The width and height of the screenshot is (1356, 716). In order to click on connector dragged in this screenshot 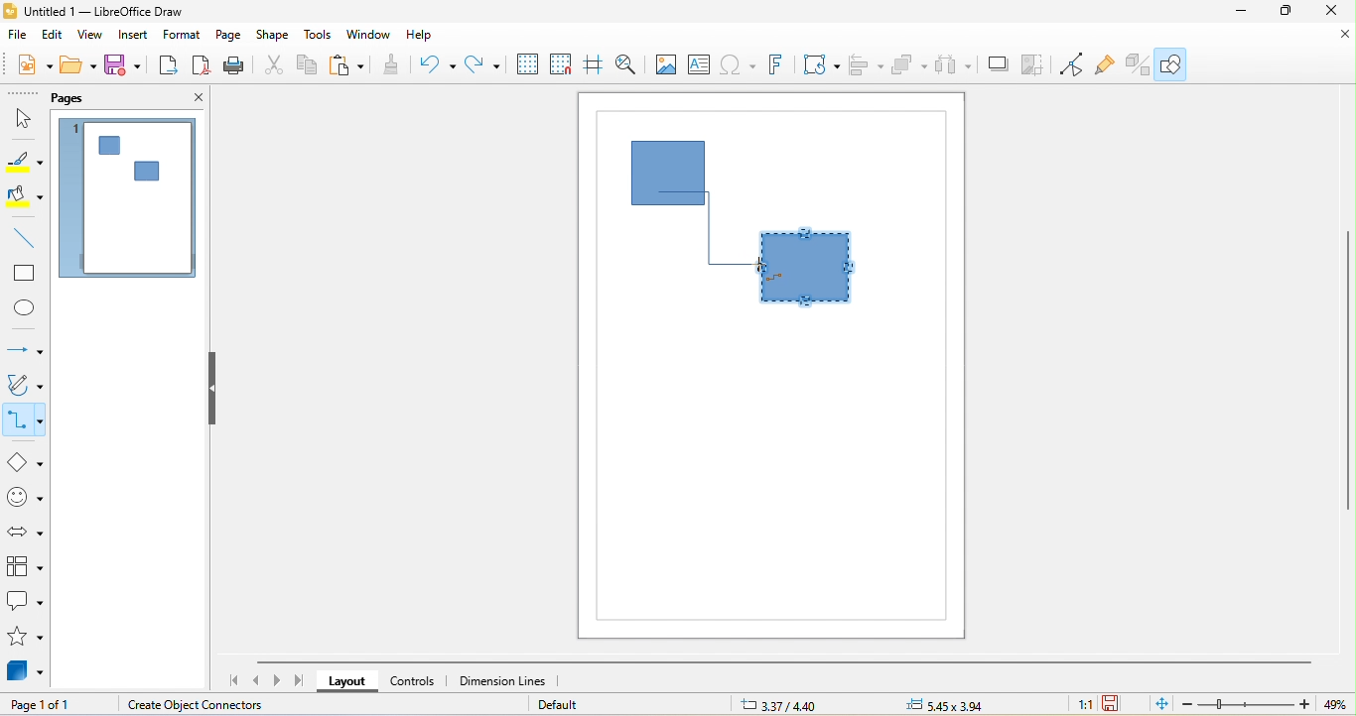, I will do `click(711, 230)`.